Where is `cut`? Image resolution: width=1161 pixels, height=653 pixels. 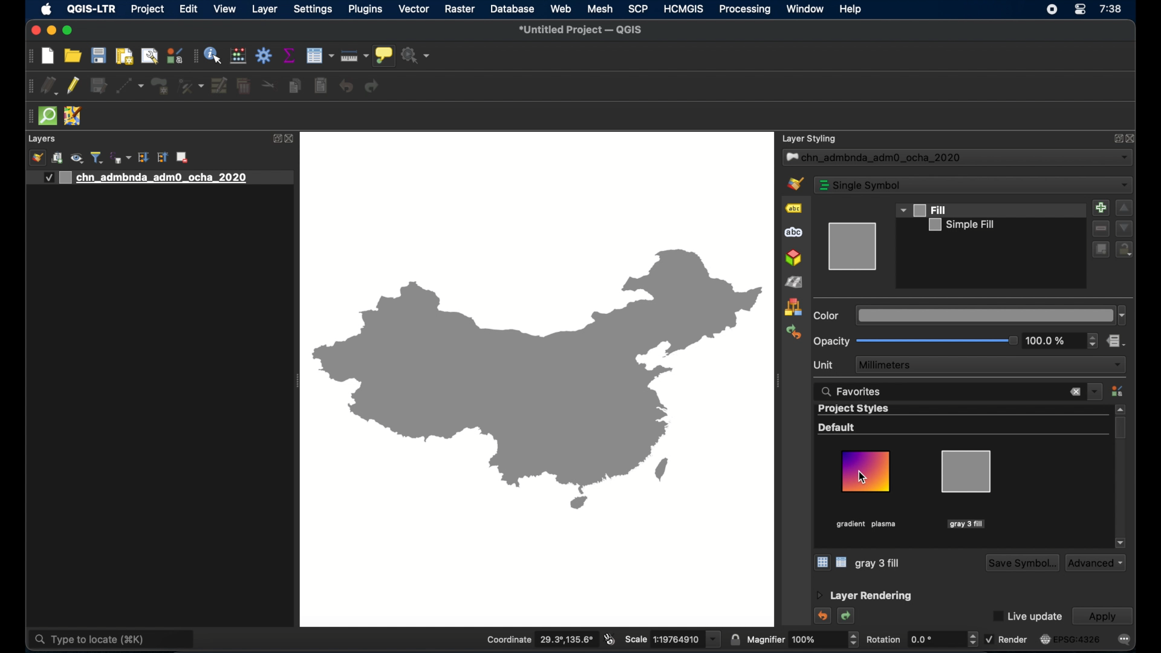
cut is located at coordinates (270, 83).